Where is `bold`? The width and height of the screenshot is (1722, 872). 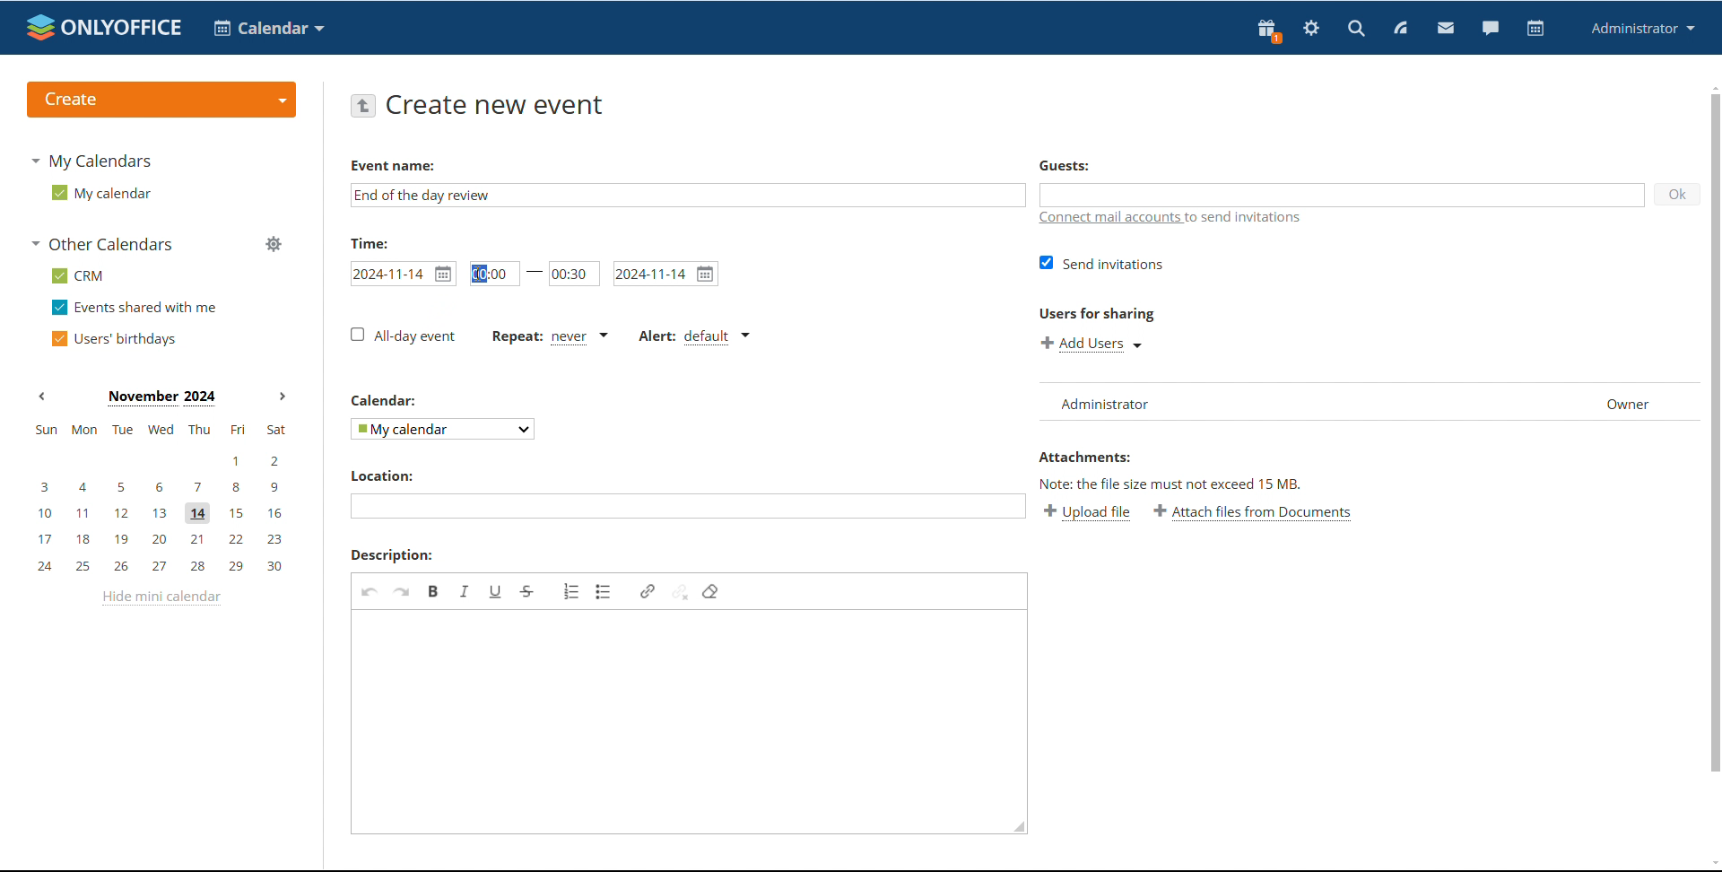 bold is located at coordinates (434, 590).